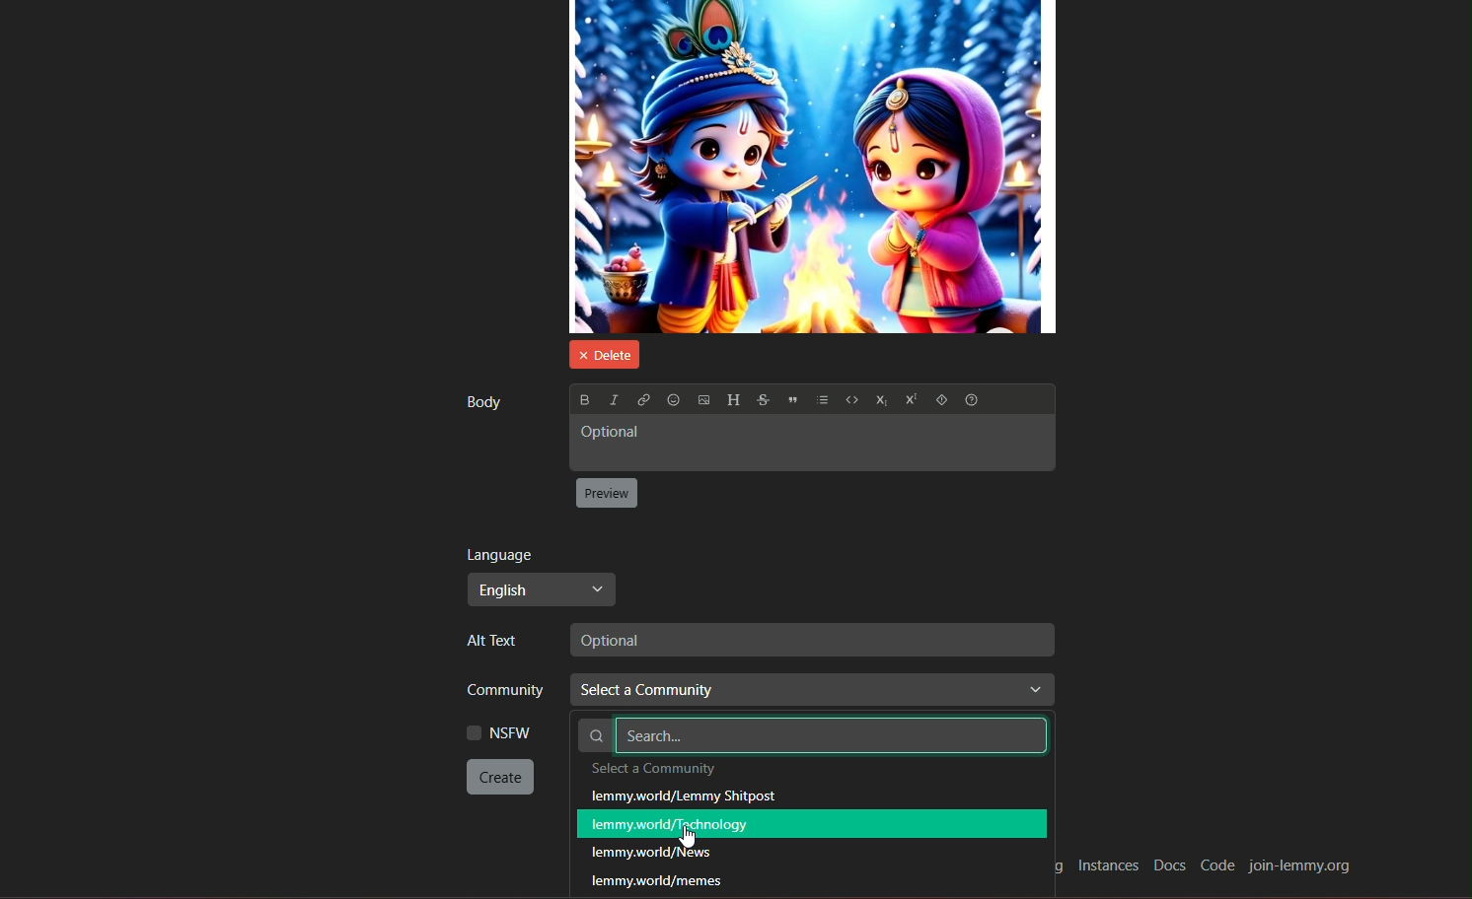 This screenshot has width=1472, height=899. Describe the element at coordinates (481, 401) in the screenshot. I see `Body` at that location.